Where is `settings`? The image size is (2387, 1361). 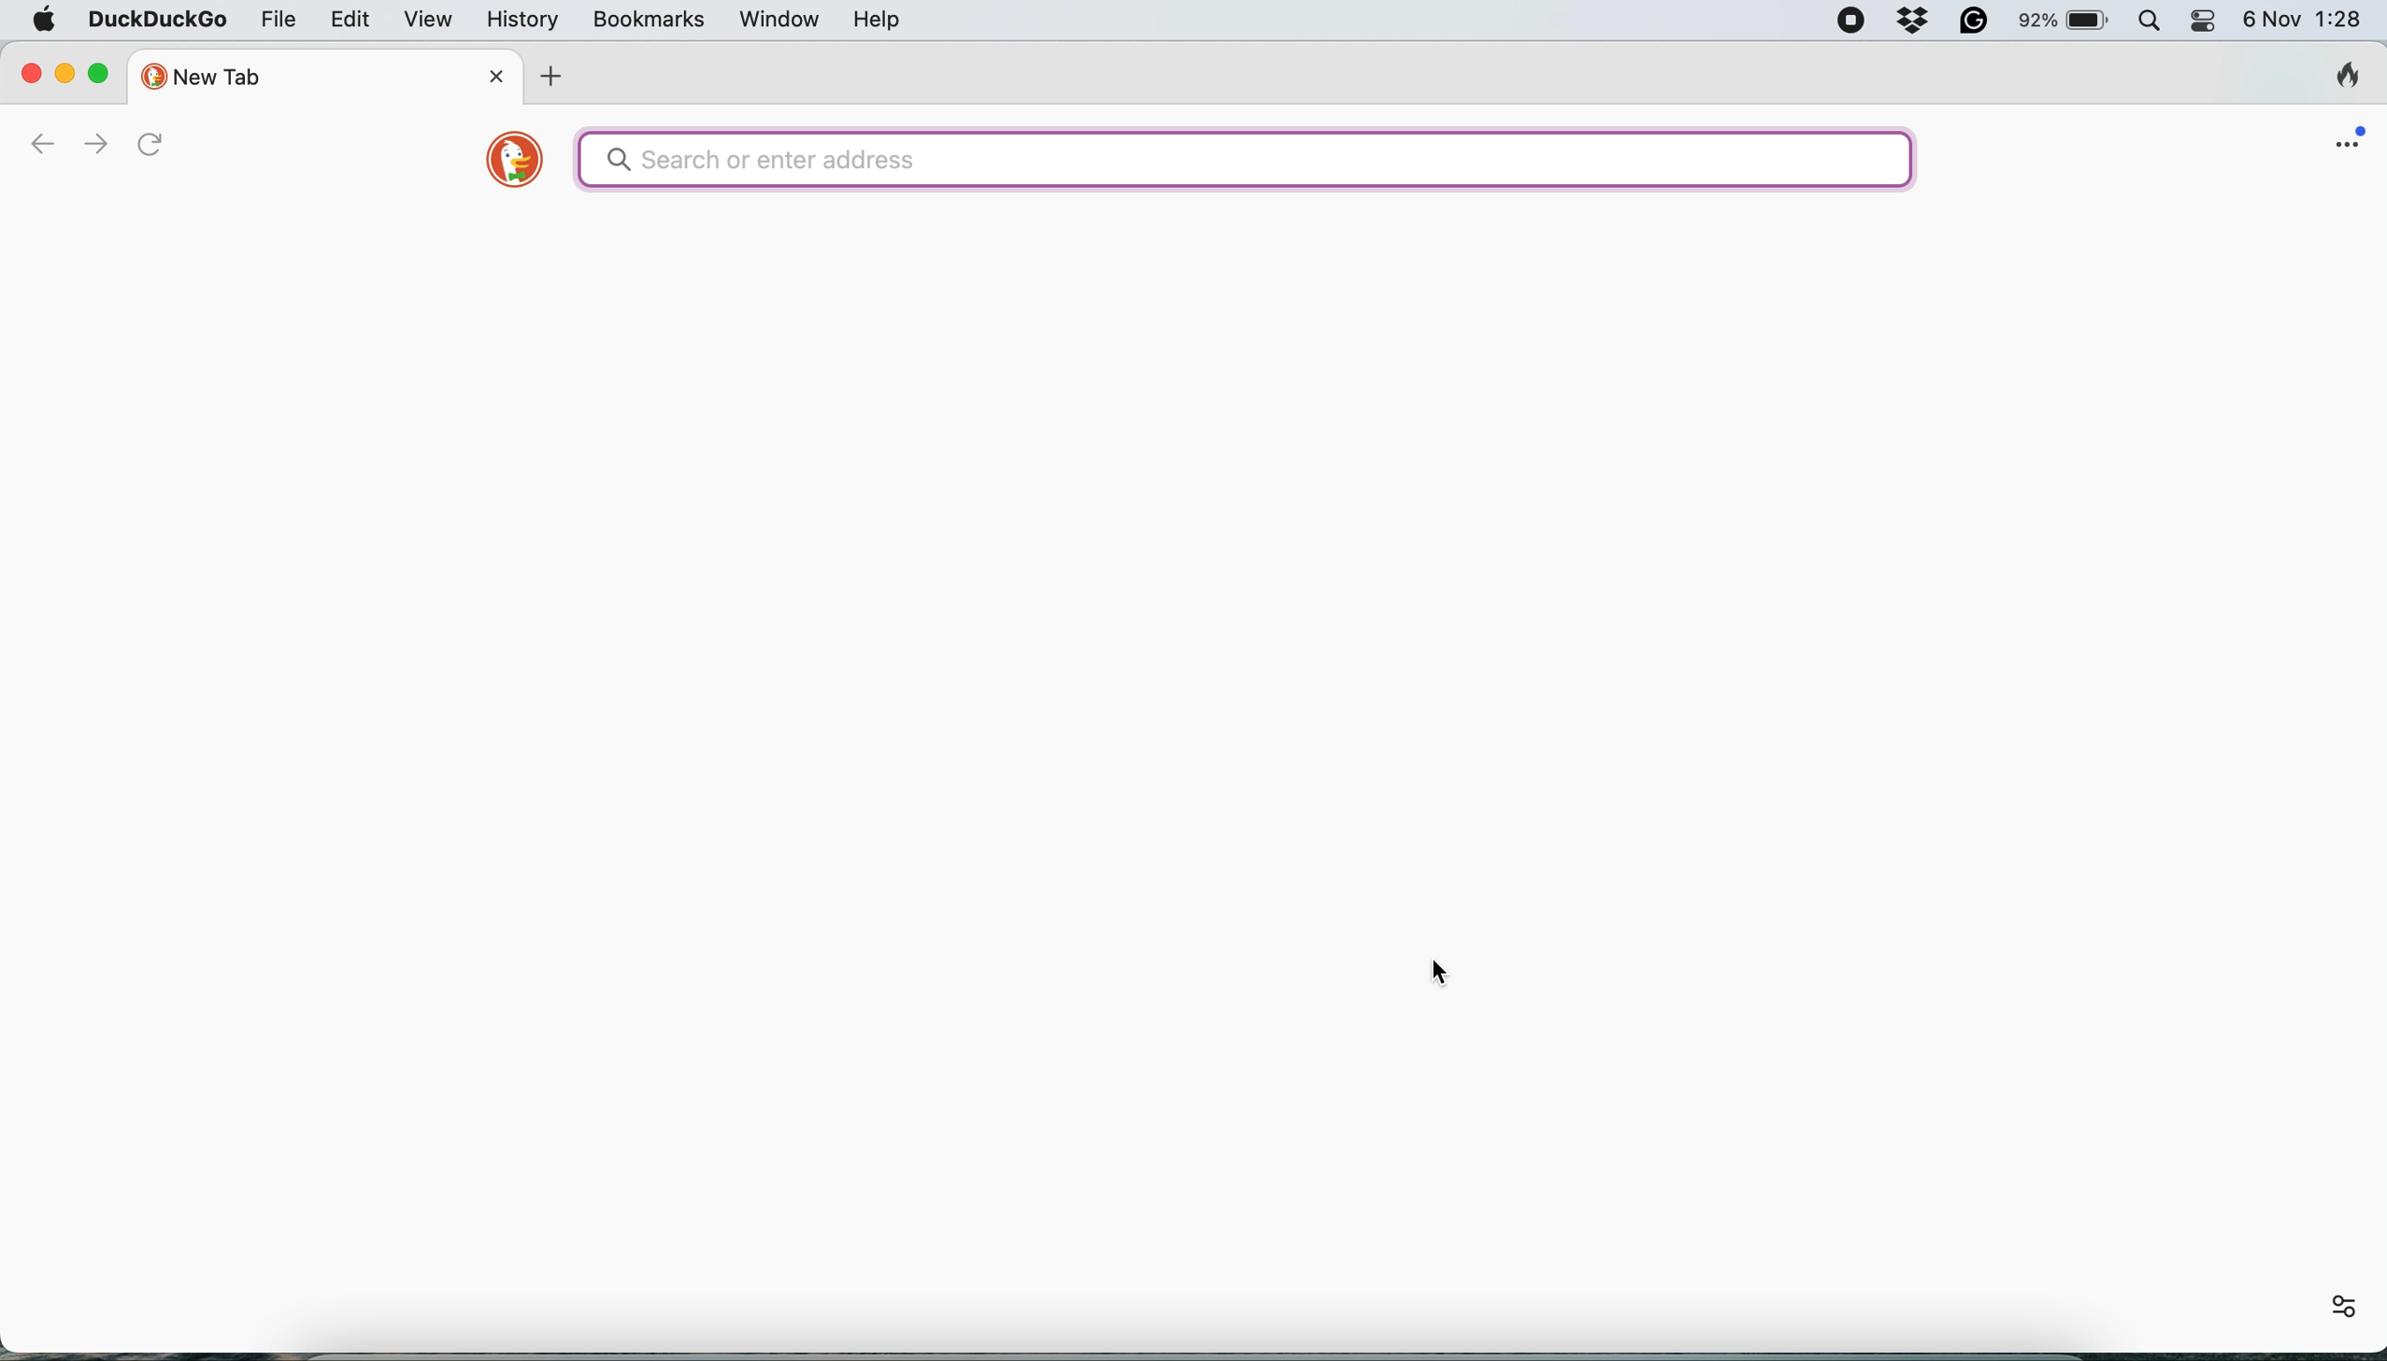 settings is located at coordinates (2334, 1307).